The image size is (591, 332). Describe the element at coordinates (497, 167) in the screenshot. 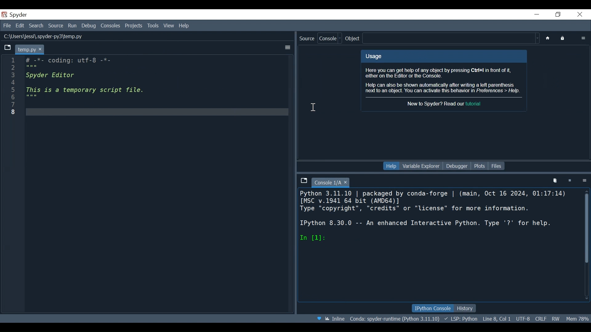

I see `Files` at that location.